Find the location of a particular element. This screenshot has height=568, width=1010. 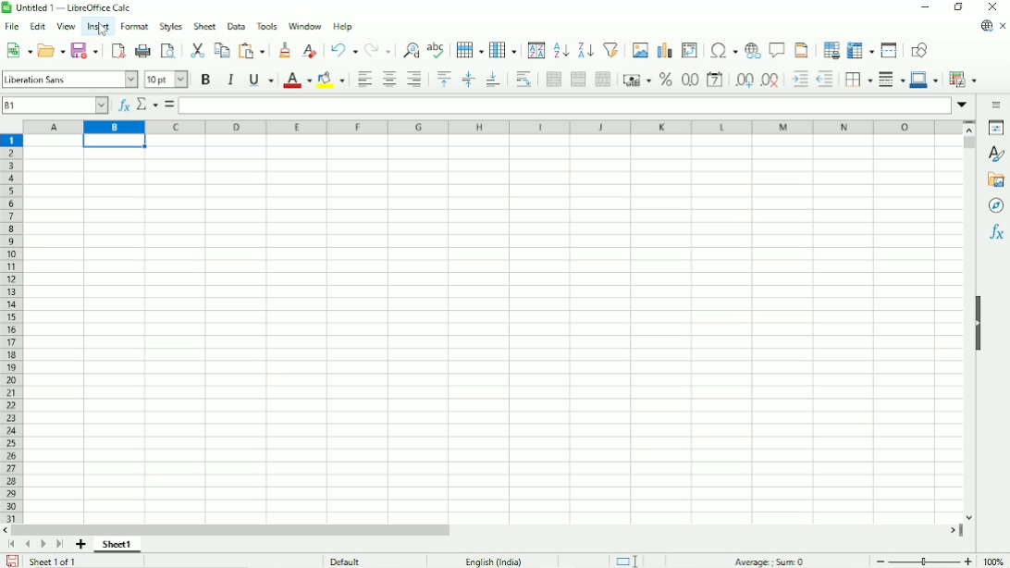

Data is located at coordinates (235, 25).